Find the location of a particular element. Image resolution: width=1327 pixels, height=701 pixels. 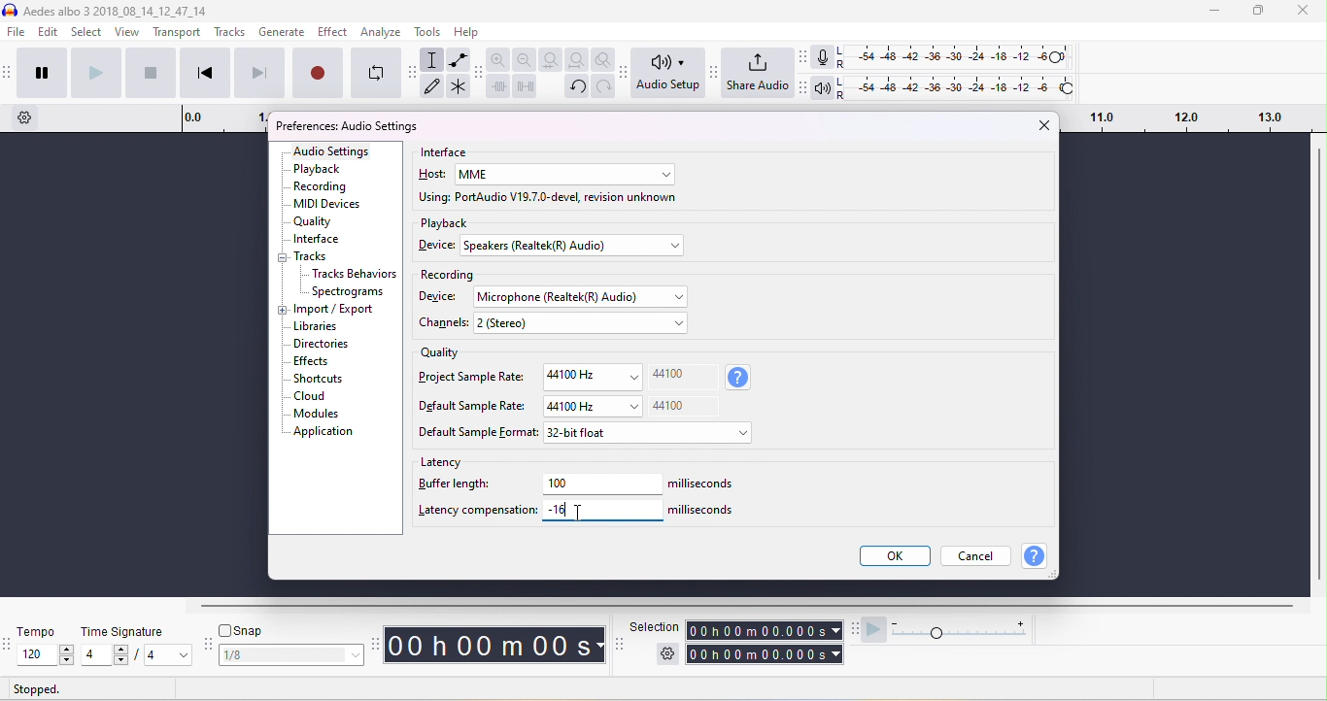

audacity transport toolbar is located at coordinates (9, 72).